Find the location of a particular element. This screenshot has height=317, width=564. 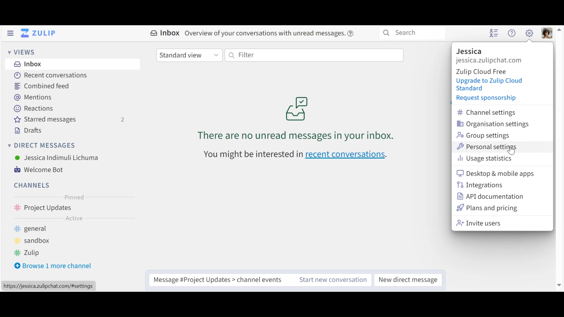

Intergration is located at coordinates (480, 186).